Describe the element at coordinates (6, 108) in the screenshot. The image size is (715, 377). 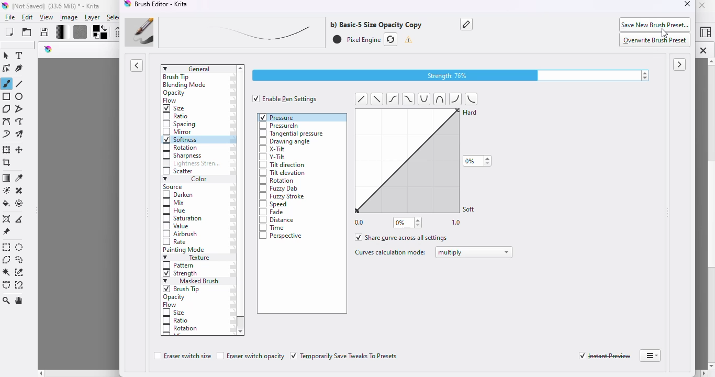
I see `polygon tool` at that location.